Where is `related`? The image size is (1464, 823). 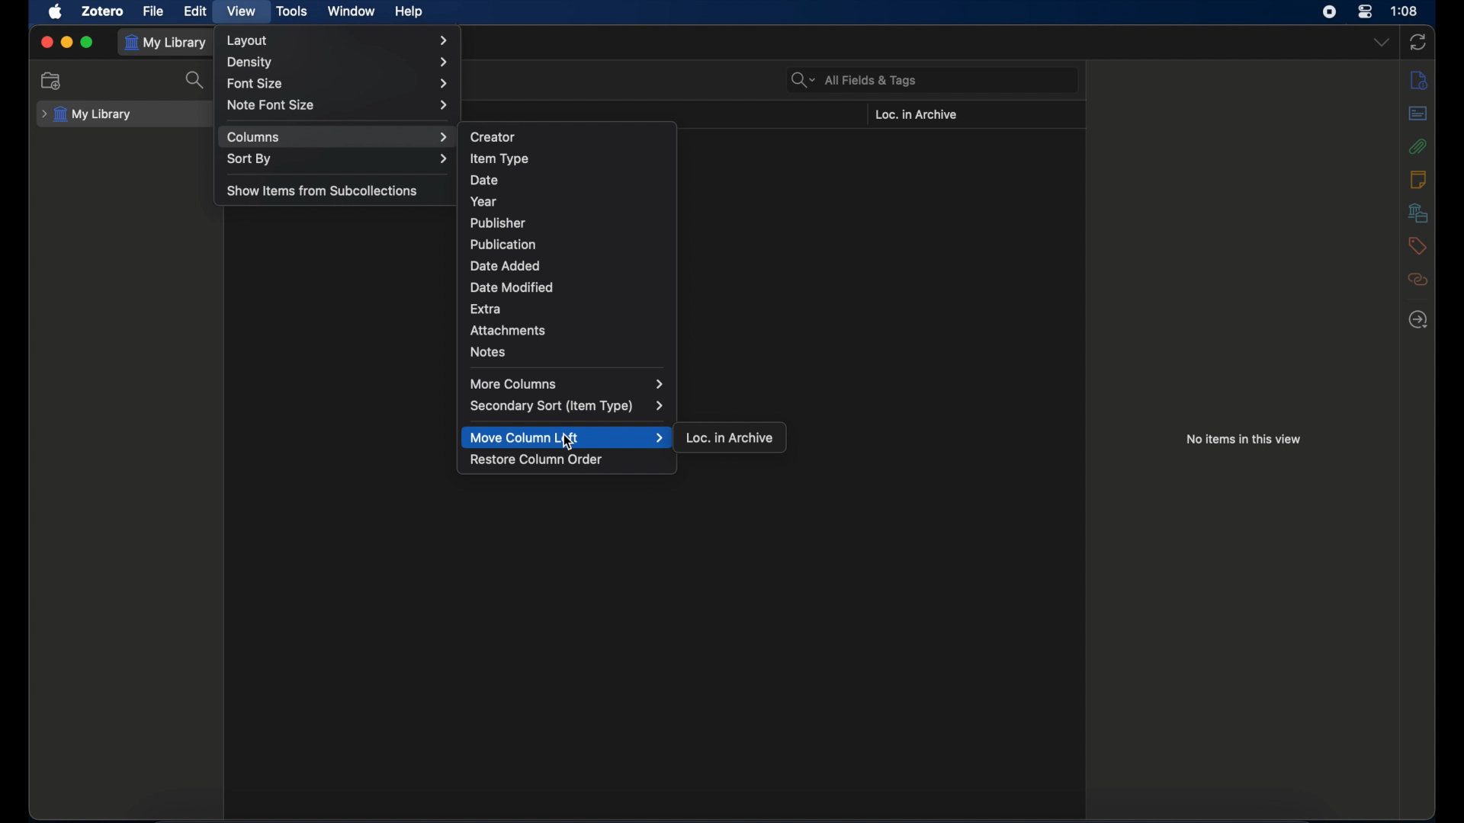 related is located at coordinates (1419, 279).